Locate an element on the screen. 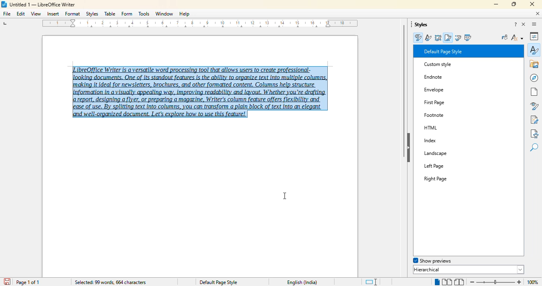 This screenshot has height=286, width=542. show previews is located at coordinates (431, 261).